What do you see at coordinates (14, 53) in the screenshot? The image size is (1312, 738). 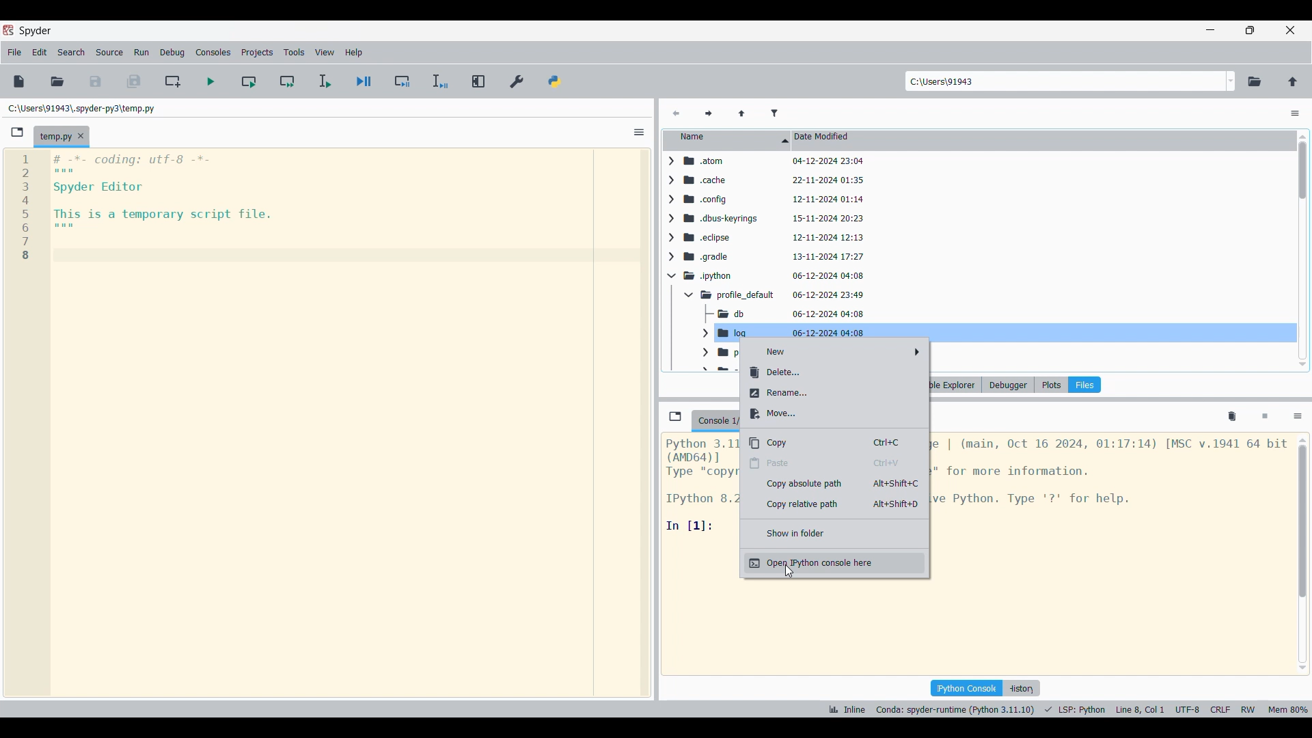 I see `File menu` at bounding box center [14, 53].